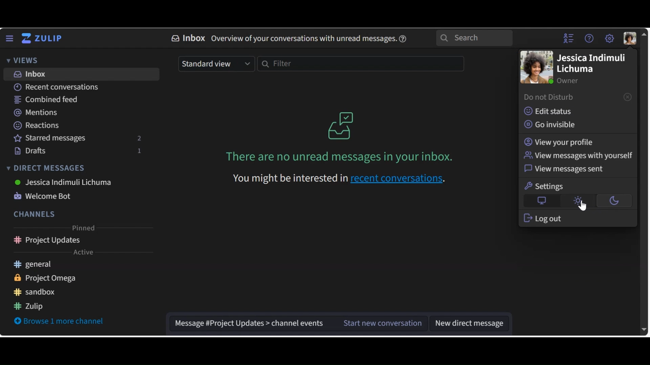 This screenshot has width=650, height=365. What do you see at coordinates (64, 182) in the screenshot?
I see `Jessica Indimuli Lichuma` at bounding box center [64, 182].